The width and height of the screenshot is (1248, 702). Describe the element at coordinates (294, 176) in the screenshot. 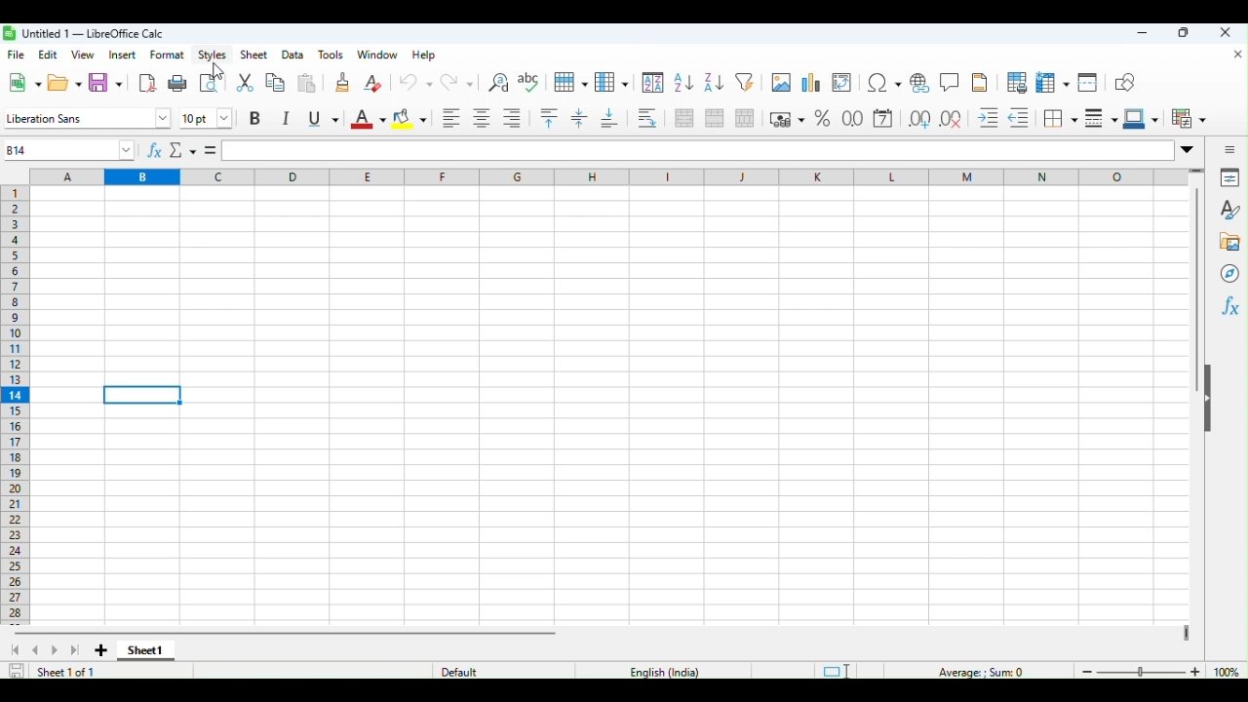

I see `d` at that location.